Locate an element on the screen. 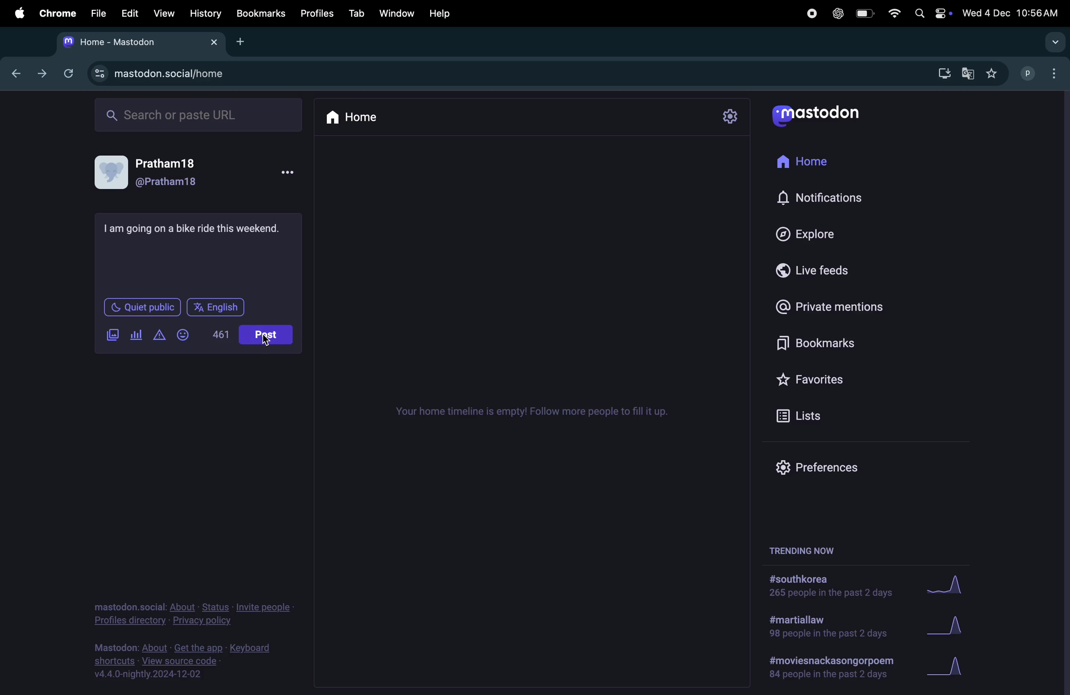  next tab is located at coordinates (46, 76).